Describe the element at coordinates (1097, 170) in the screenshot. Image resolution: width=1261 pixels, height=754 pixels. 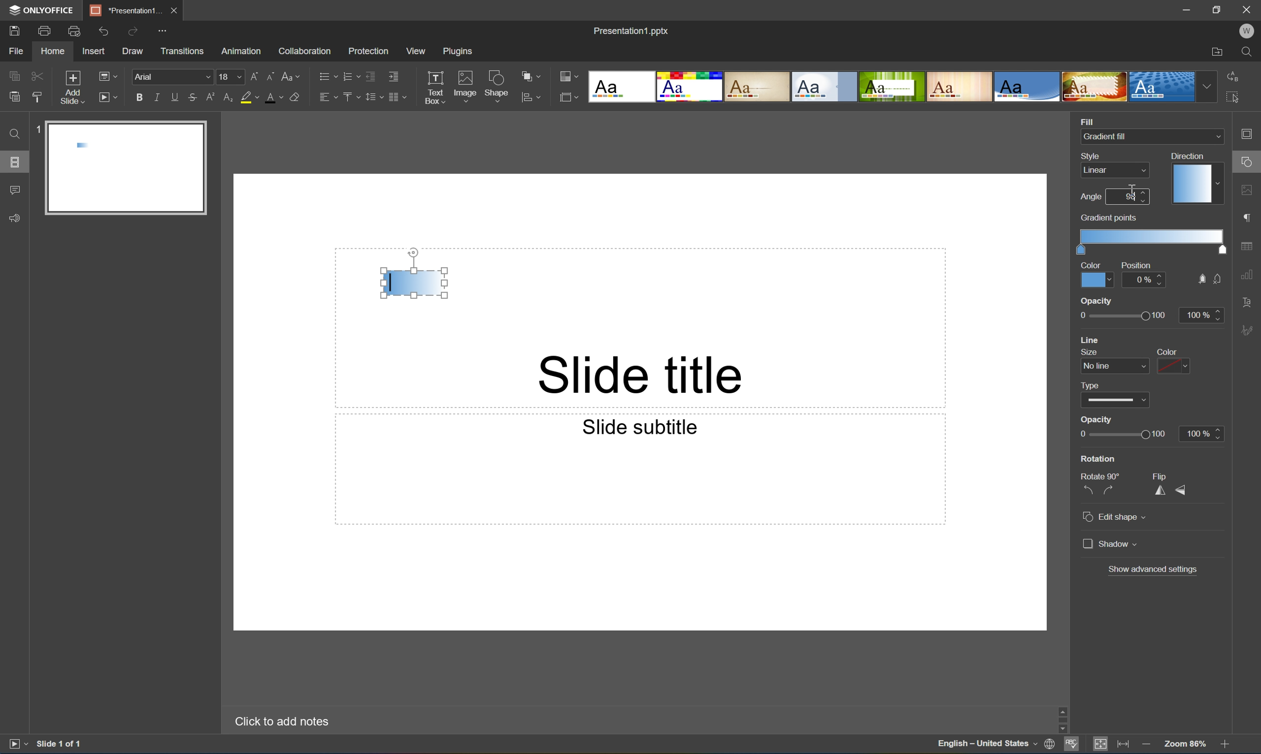
I see `Linear` at that location.